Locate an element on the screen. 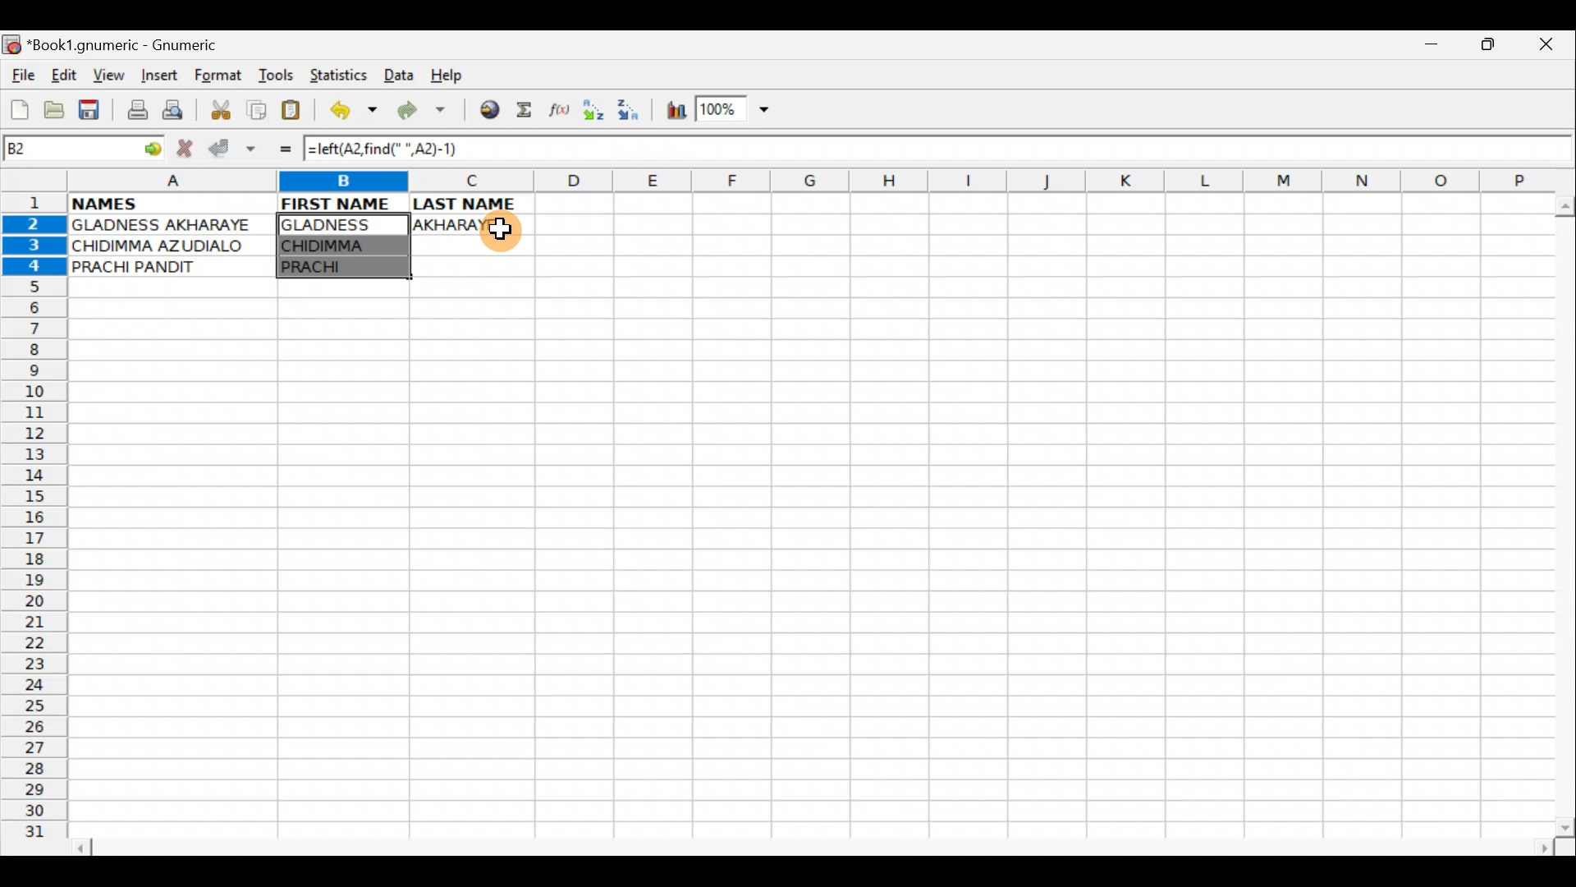 This screenshot has width=1576, height=887. LAST NAME is located at coordinates (479, 205).